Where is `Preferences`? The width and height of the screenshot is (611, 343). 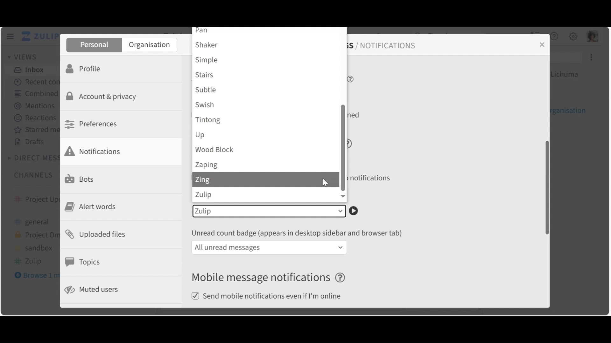 Preferences is located at coordinates (93, 124).